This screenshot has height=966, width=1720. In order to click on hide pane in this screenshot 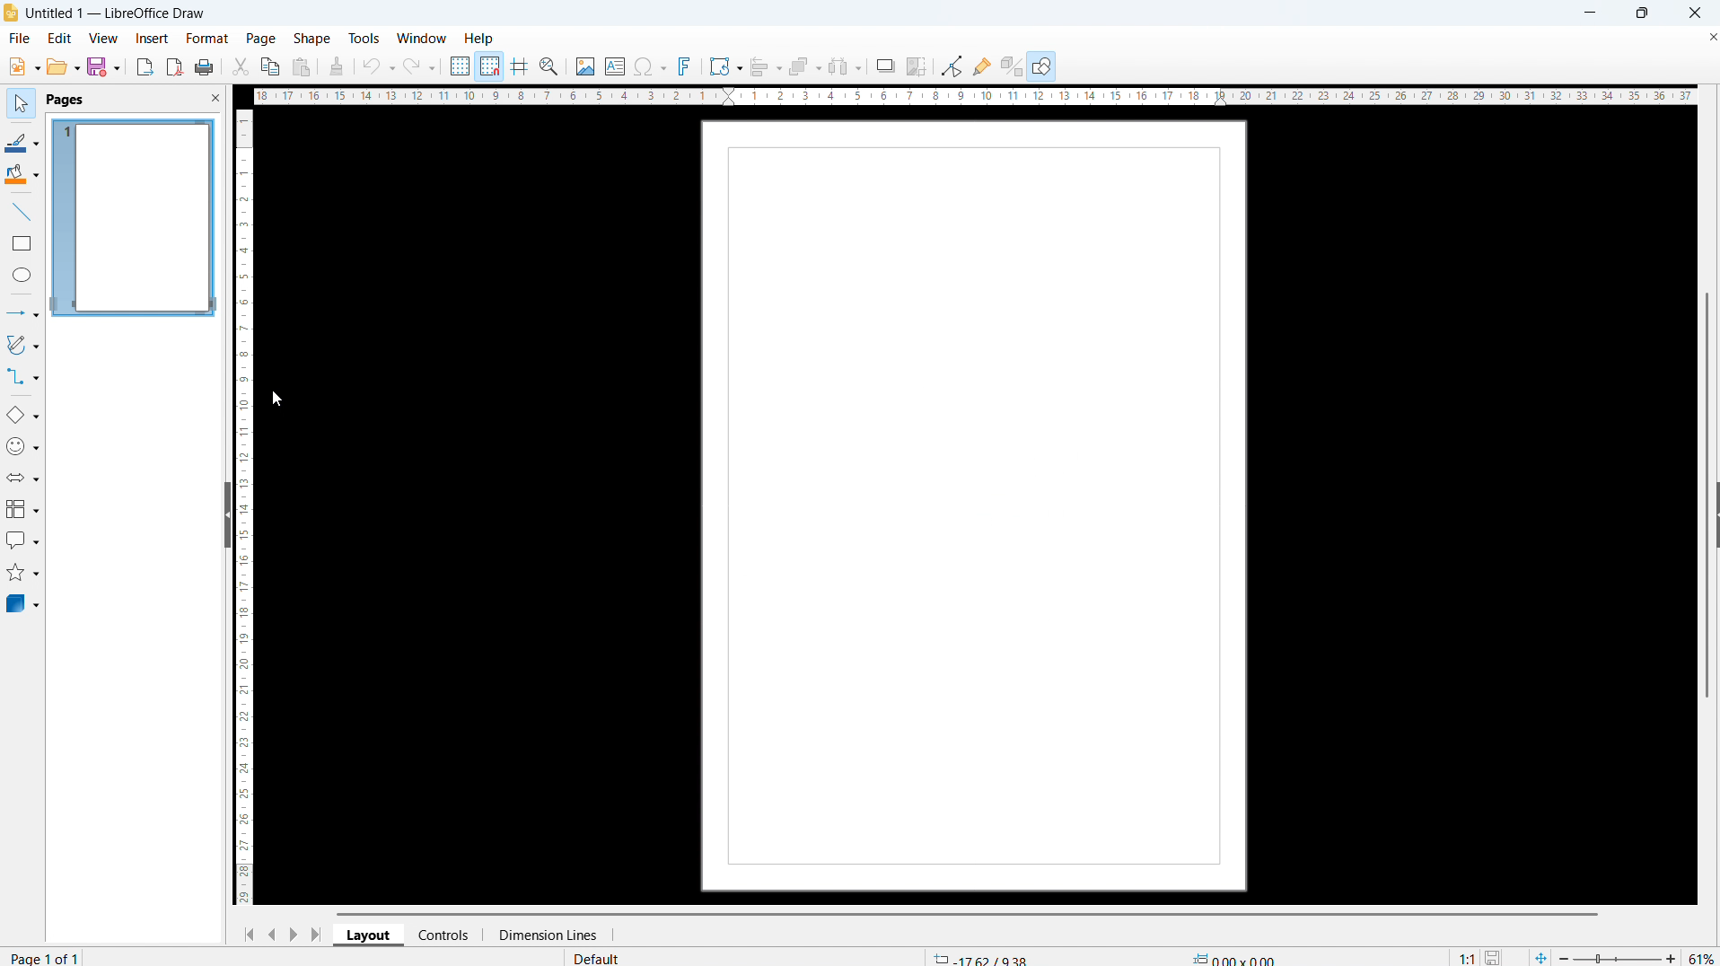, I will do `click(228, 516)`.